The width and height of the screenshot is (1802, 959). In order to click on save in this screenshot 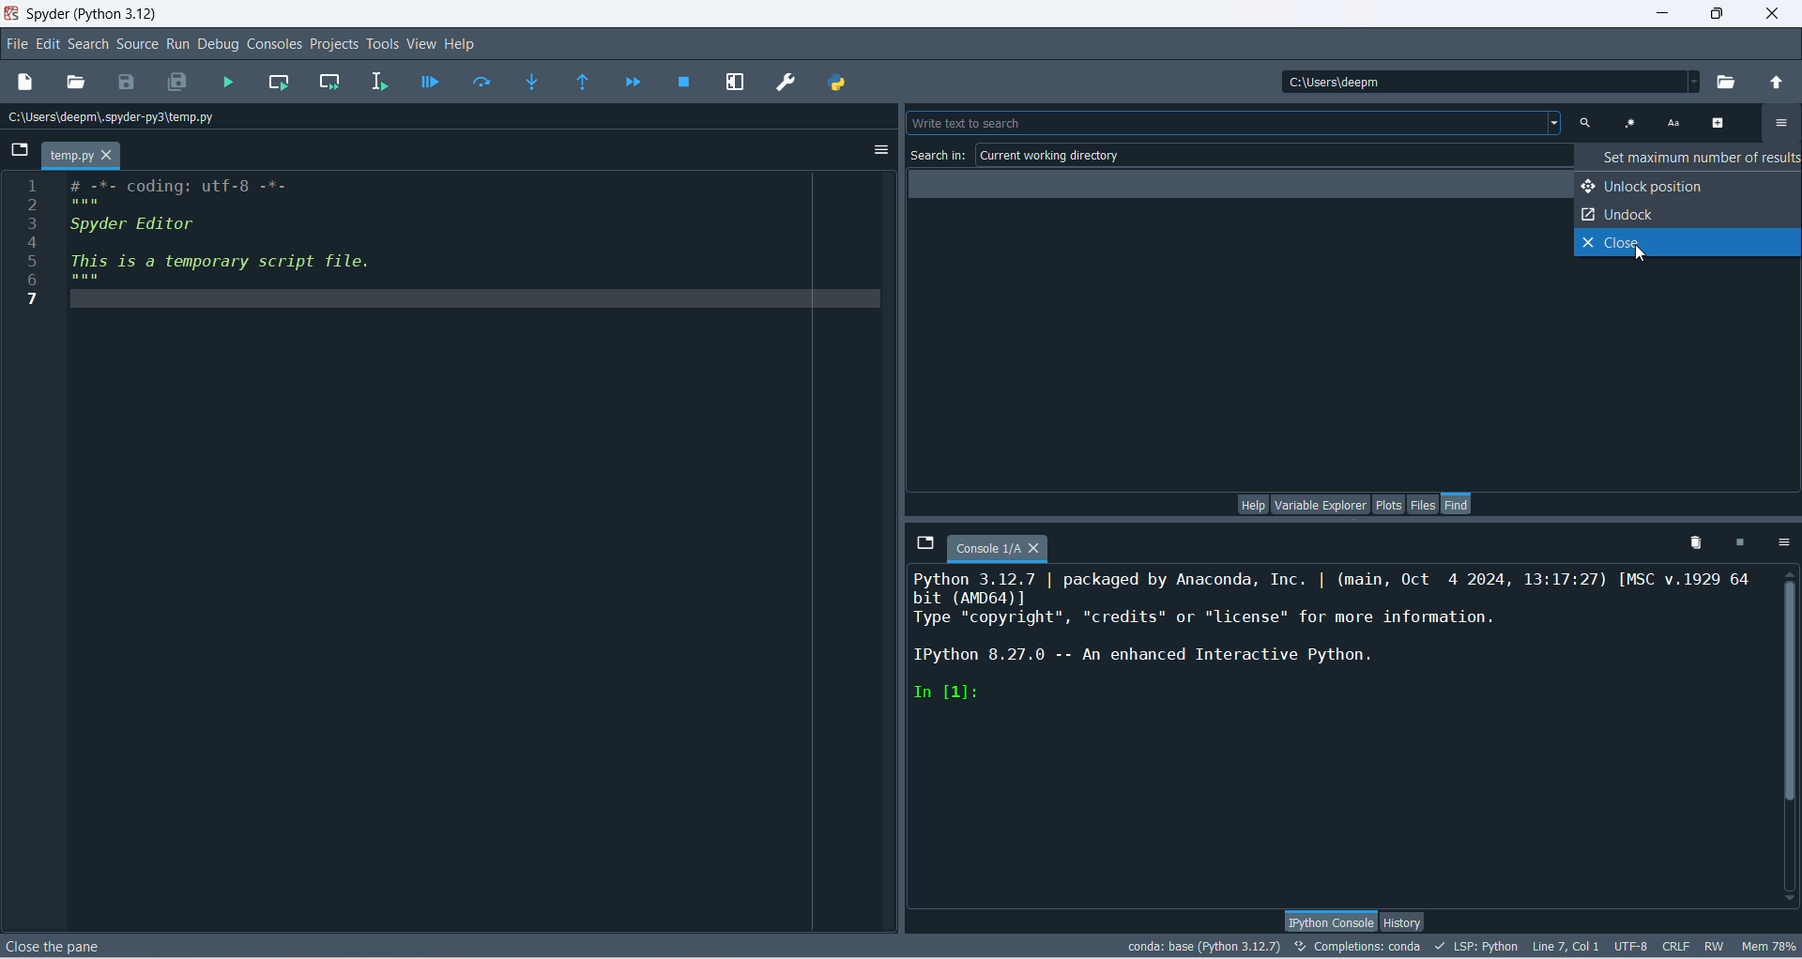, I will do `click(128, 84)`.